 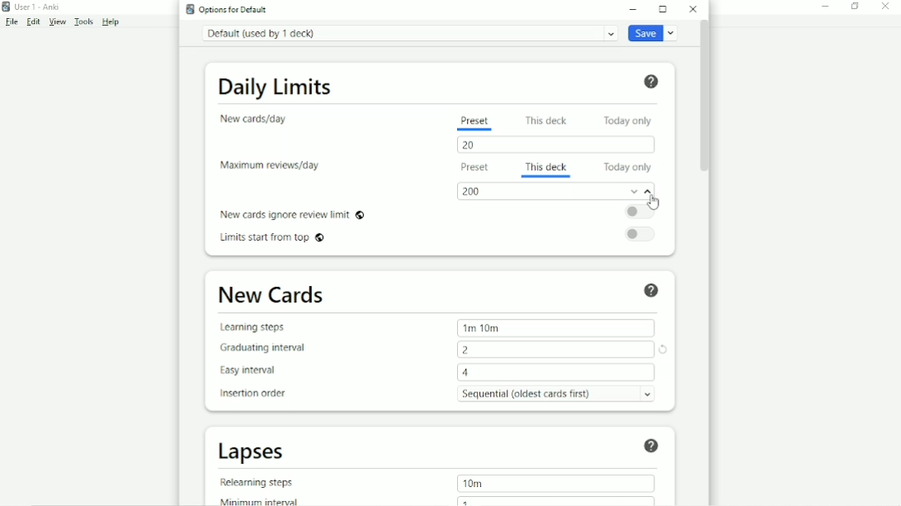 I want to click on New Cards, so click(x=272, y=295).